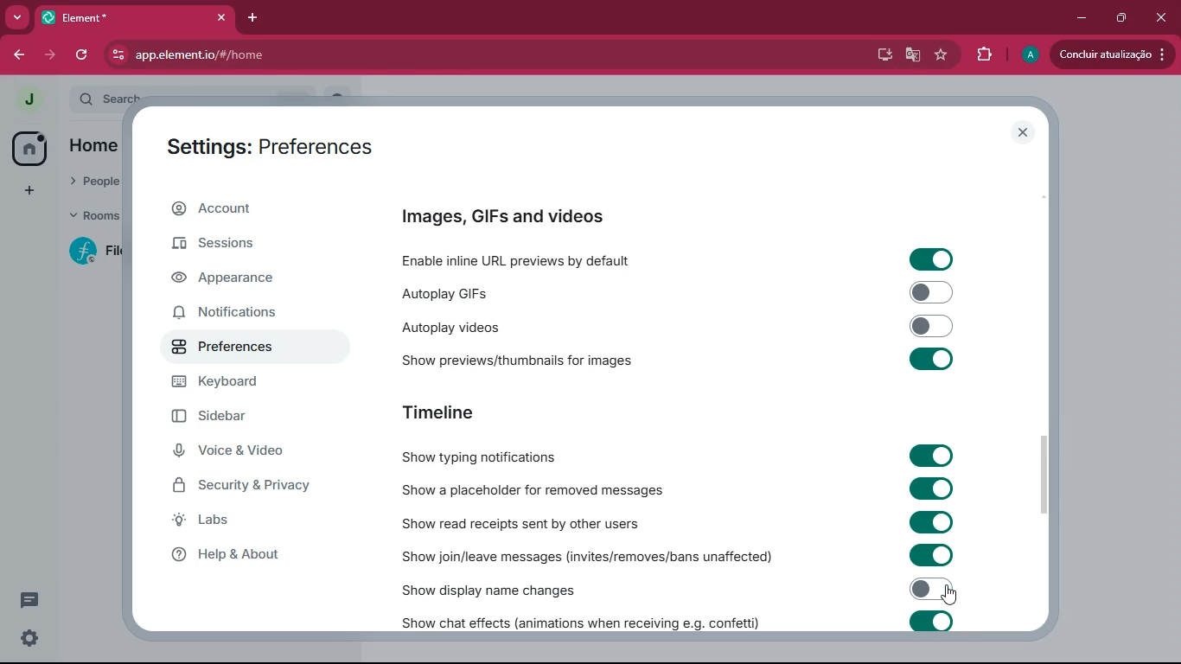 Image resolution: width=1181 pixels, height=664 pixels. Describe the element at coordinates (931, 521) in the screenshot. I see `toggle on/off` at that location.